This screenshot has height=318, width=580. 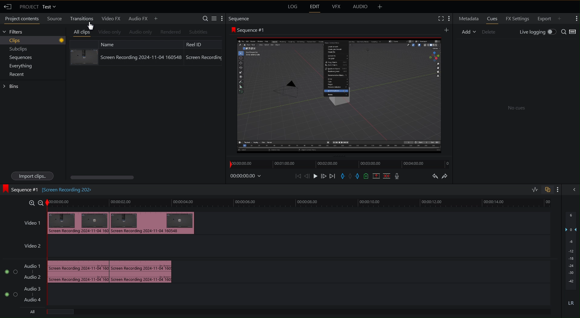 What do you see at coordinates (82, 18) in the screenshot?
I see `Transitions` at bounding box center [82, 18].